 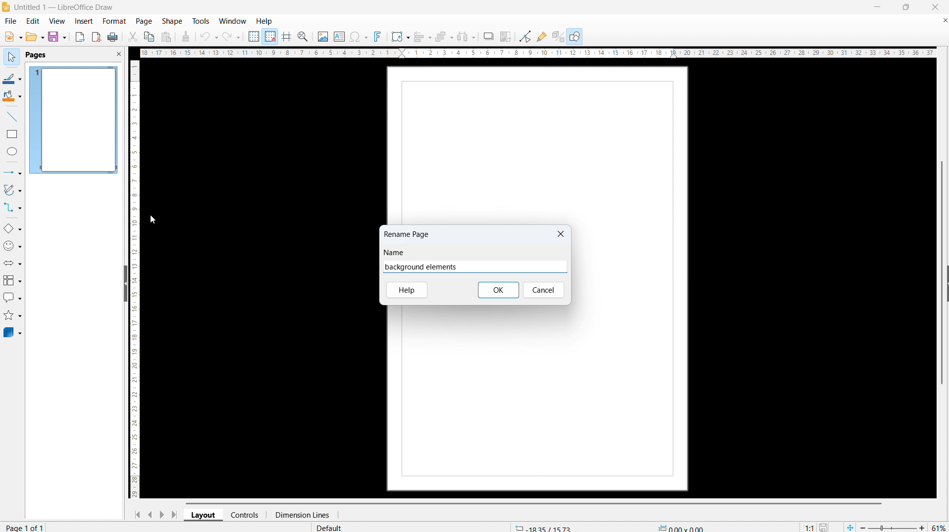 I want to click on basic shapes, so click(x=12, y=229).